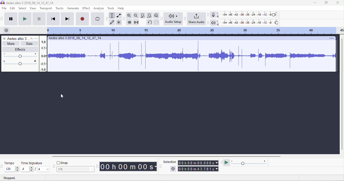  What do you see at coordinates (13, 8) in the screenshot?
I see `edit` at bounding box center [13, 8].